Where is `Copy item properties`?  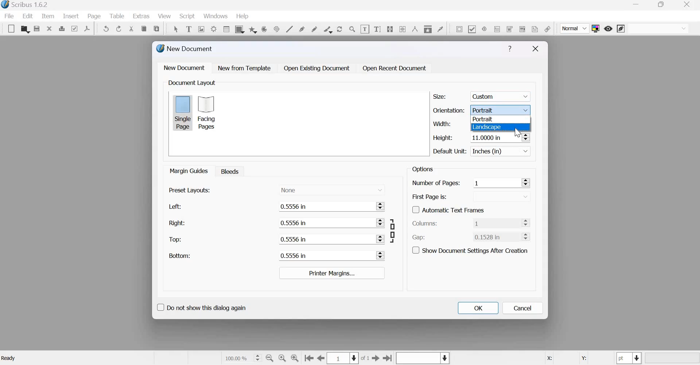
Copy item properties is located at coordinates (427, 28).